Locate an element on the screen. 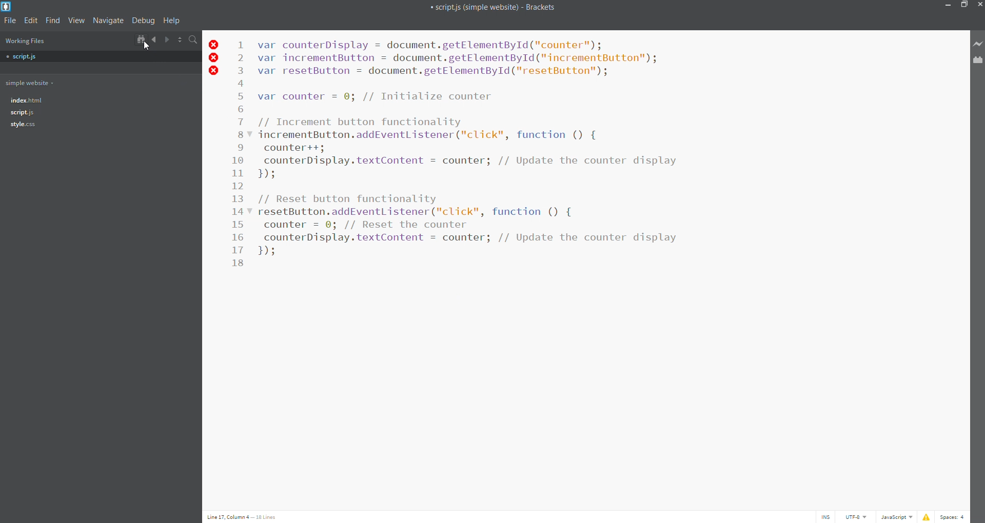 The image size is (985, 523). line error is located at coordinates (215, 57).